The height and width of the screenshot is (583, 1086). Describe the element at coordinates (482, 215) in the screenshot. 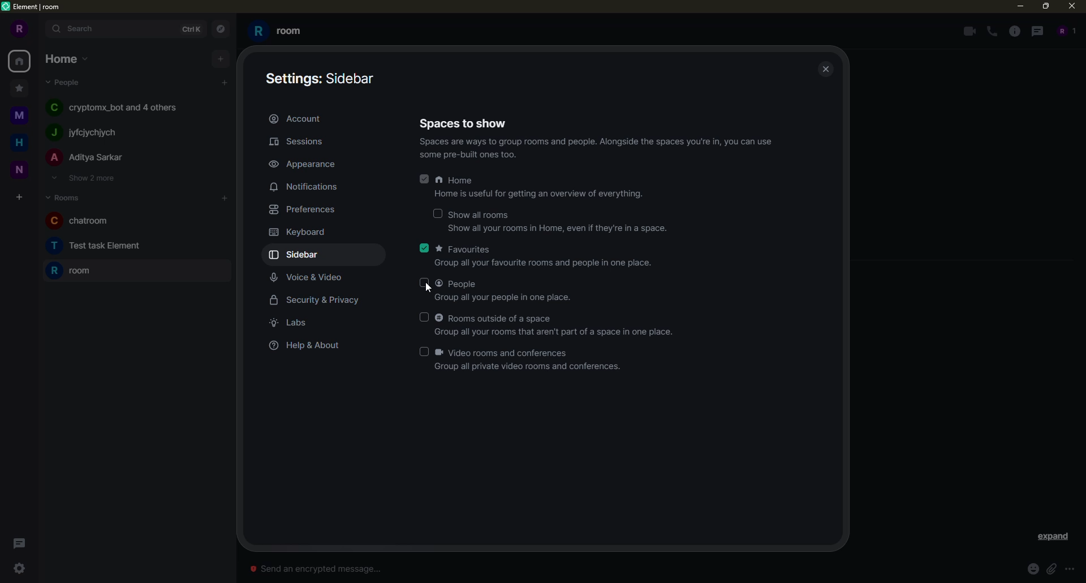

I see `show all rooms` at that location.